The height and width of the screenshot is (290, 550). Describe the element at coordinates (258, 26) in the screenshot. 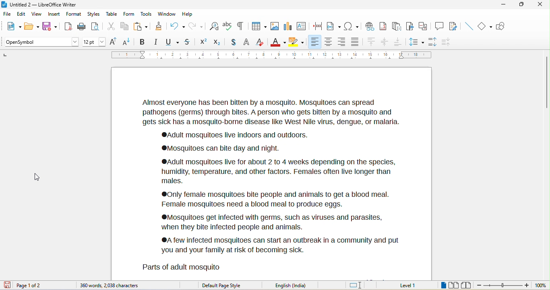

I see `table` at that location.